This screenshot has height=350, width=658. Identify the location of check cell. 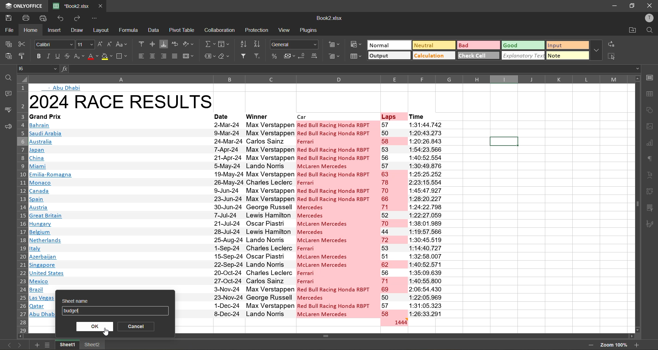
(477, 55).